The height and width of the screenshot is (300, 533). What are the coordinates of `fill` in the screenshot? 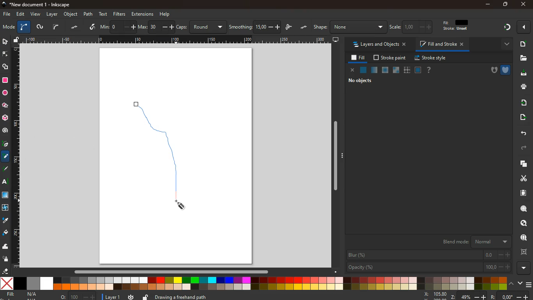 It's located at (357, 58).